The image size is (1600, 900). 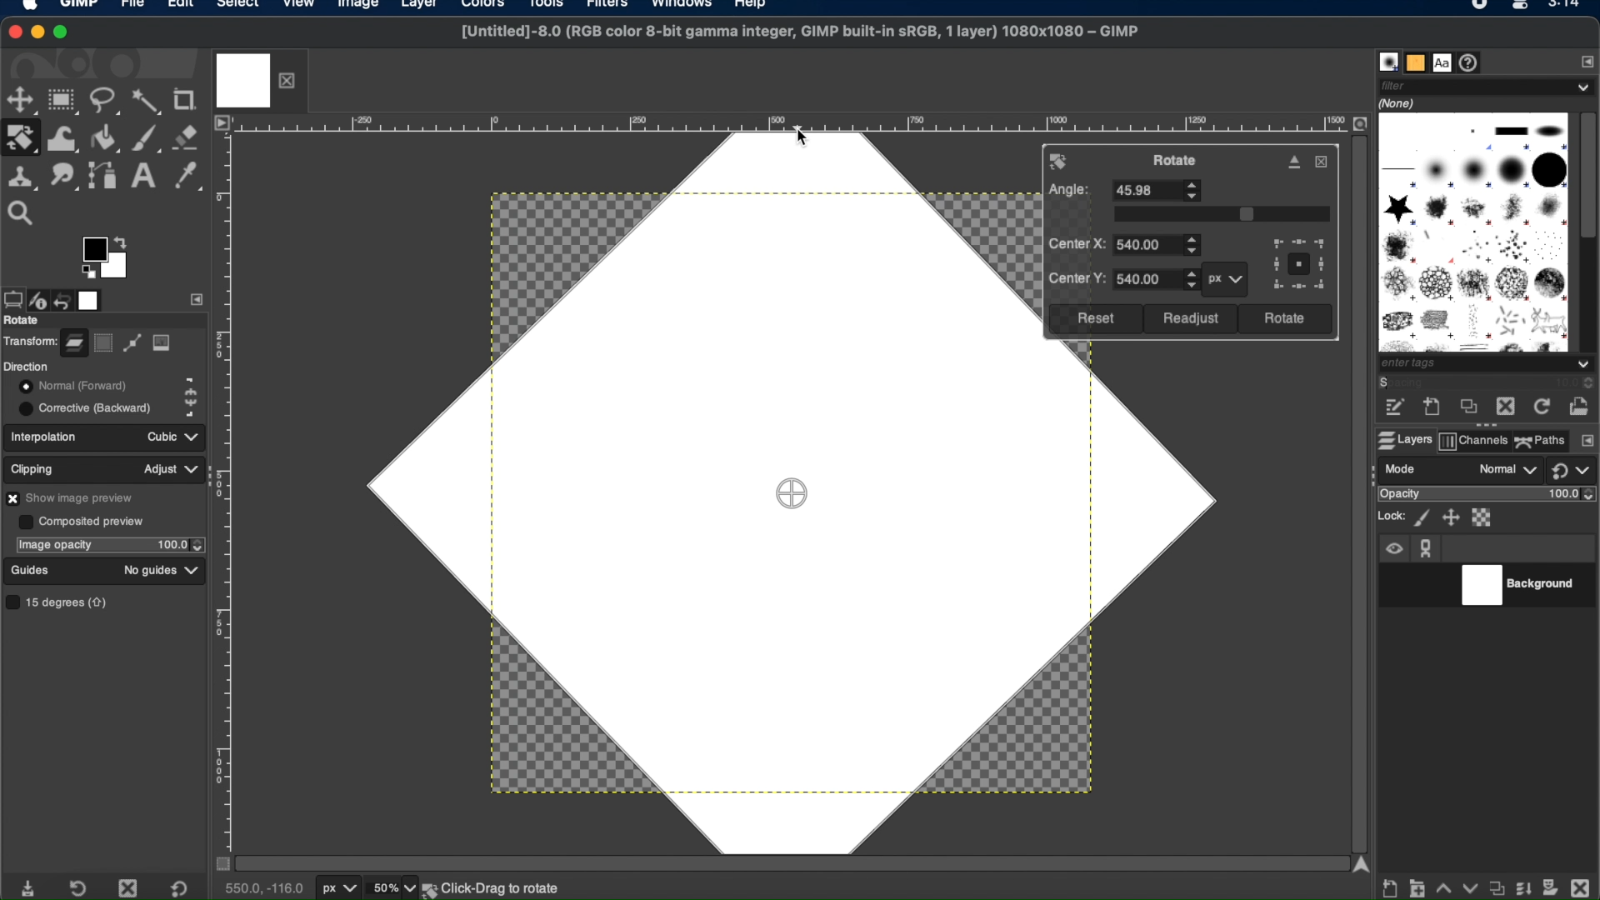 I want to click on no guides, so click(x=149, y=571).